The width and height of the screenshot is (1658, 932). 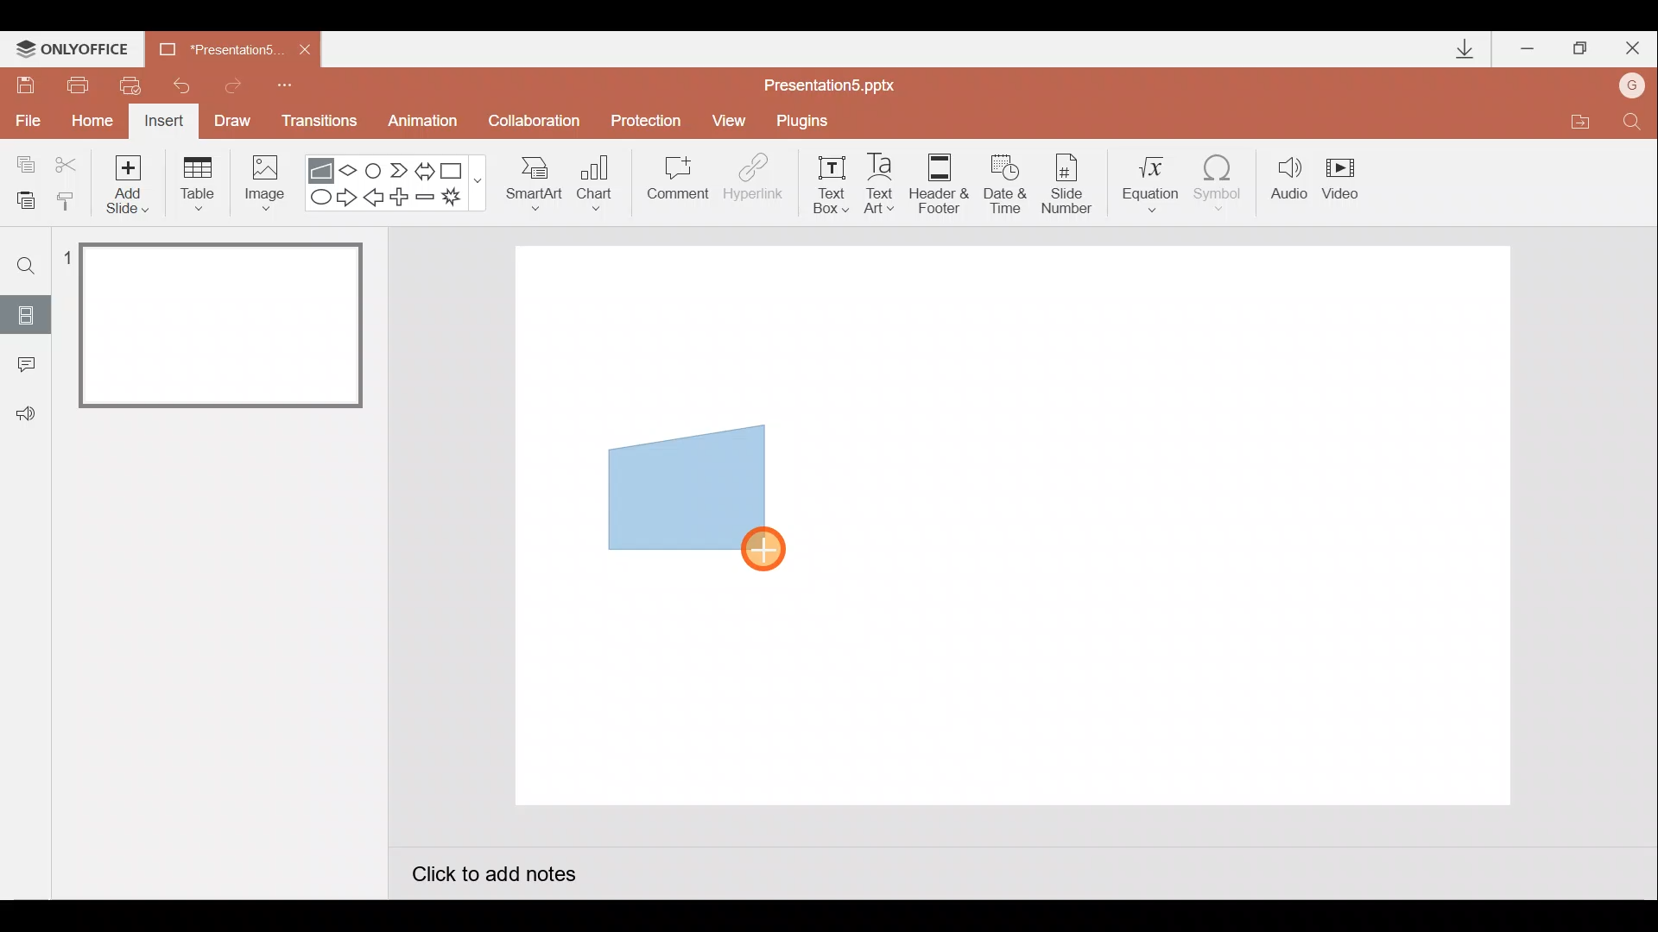 What do you see at coordinates (401, 171) in the screenshot?
I see `Chevron` at bounding box center [401, 171].